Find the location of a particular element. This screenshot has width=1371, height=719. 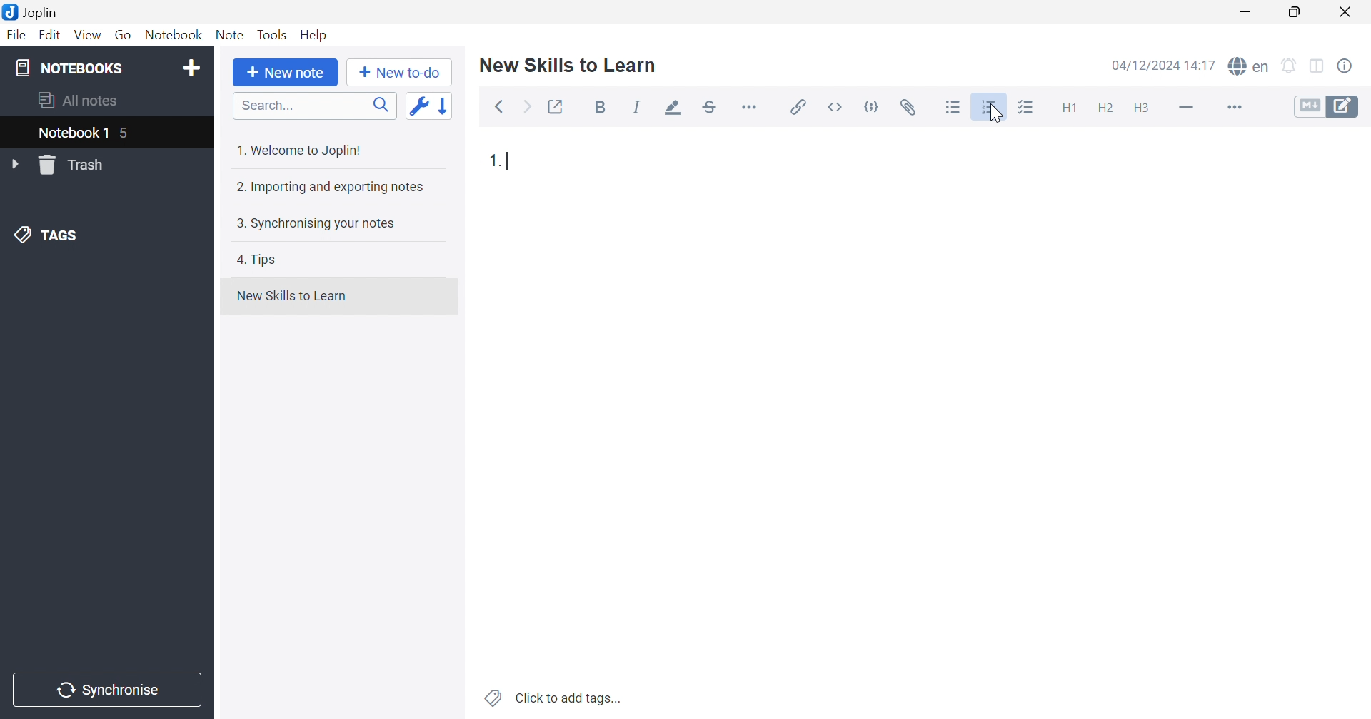

Edit is located at coordinates (48, 35).